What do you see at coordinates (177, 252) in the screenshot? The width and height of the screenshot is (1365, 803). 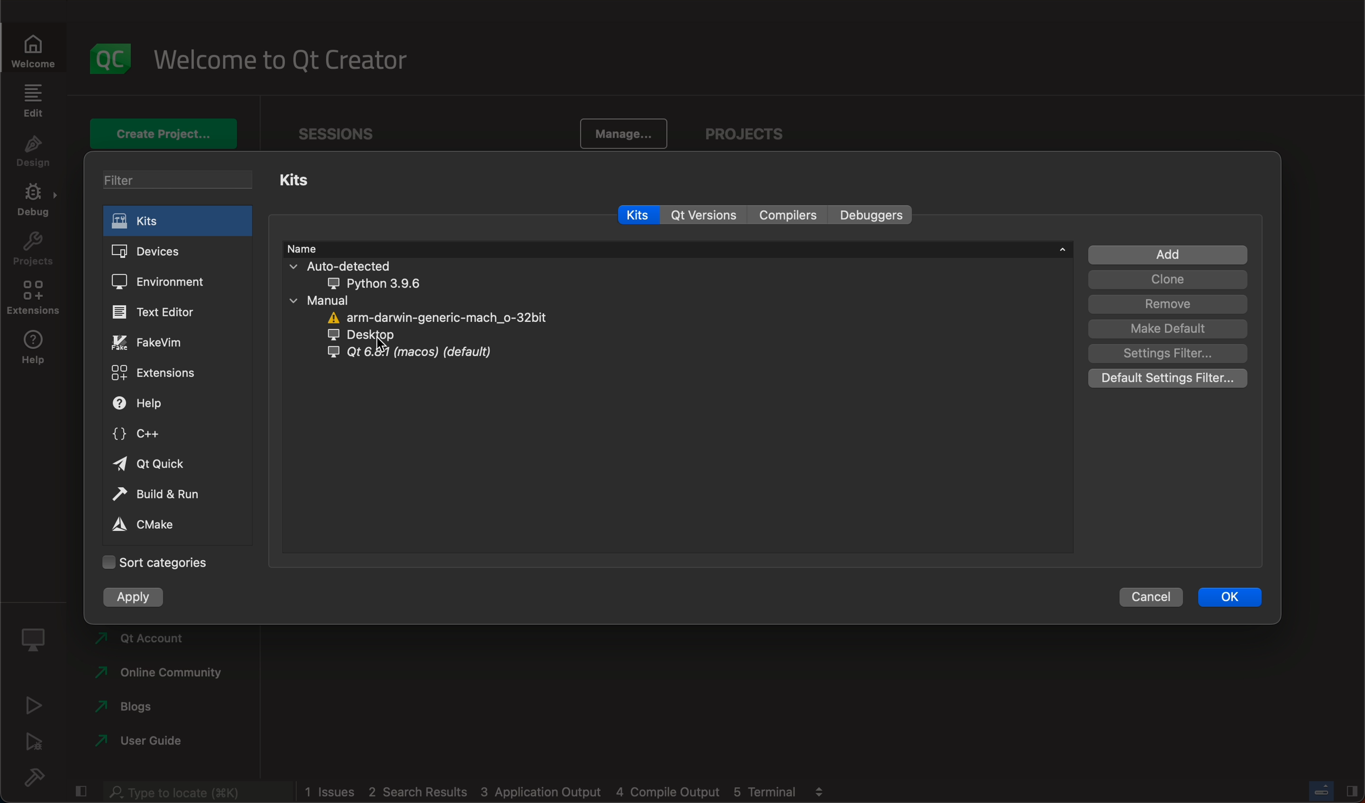 I see `devices` at bounding box center [177, 252].